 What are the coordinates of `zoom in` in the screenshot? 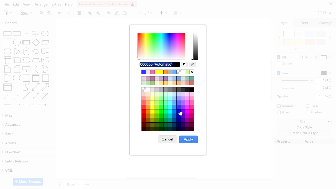 It's located at (41, 14).